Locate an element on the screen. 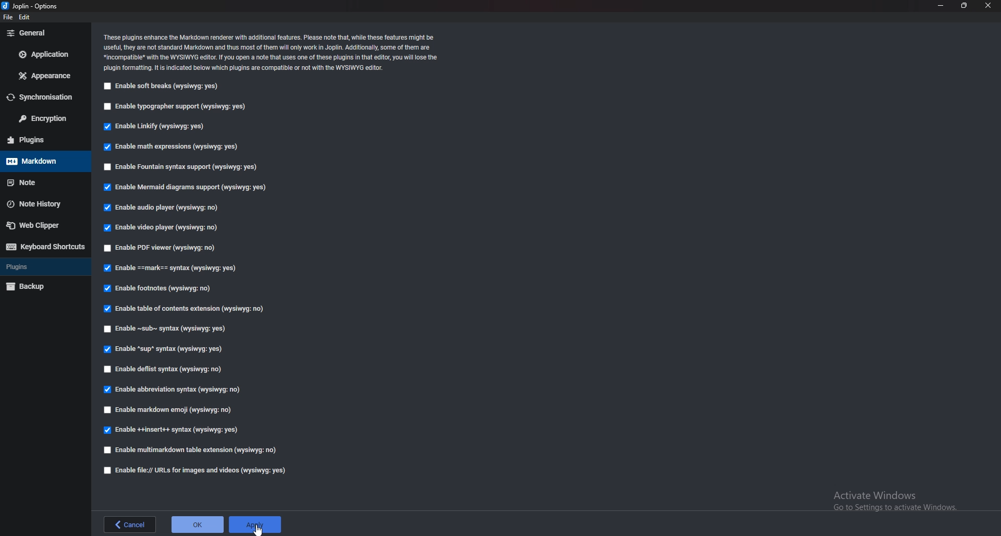 This screenshot has height=536, width=1001. enable audio player is located at coordinates (166, 207).